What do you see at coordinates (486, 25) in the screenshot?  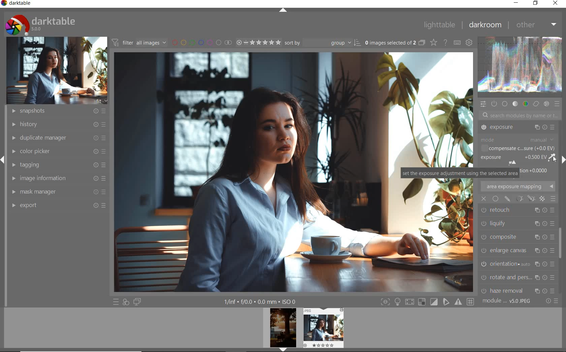 I see `DARKROOM` at bounding box center [486, 25].